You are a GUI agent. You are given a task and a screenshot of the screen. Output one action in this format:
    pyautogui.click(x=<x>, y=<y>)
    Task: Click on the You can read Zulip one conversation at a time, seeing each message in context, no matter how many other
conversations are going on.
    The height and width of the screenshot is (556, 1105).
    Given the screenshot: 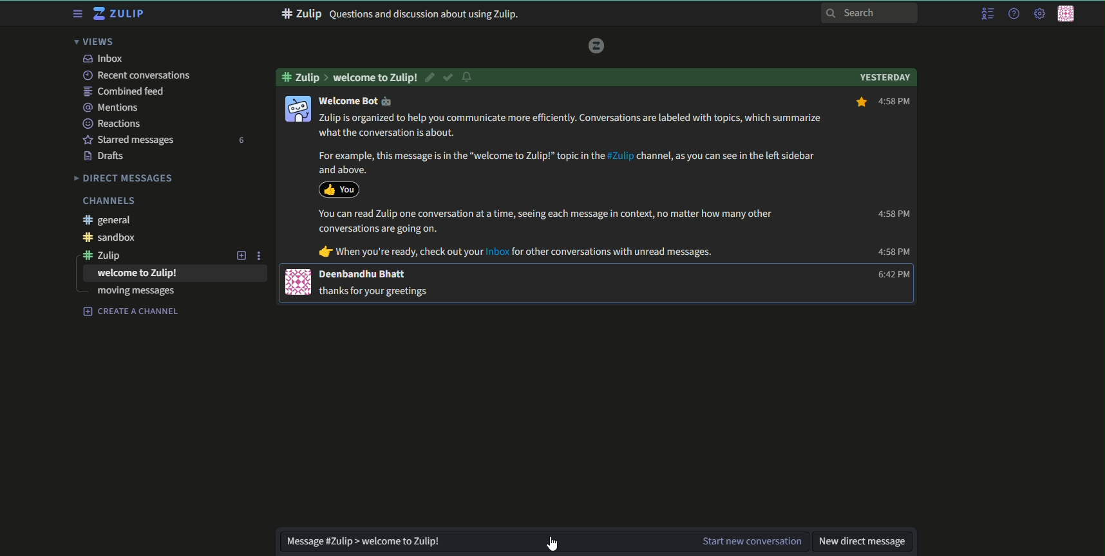 What is the action you would take?
    pyautogui.click(x=546, y=221)
    